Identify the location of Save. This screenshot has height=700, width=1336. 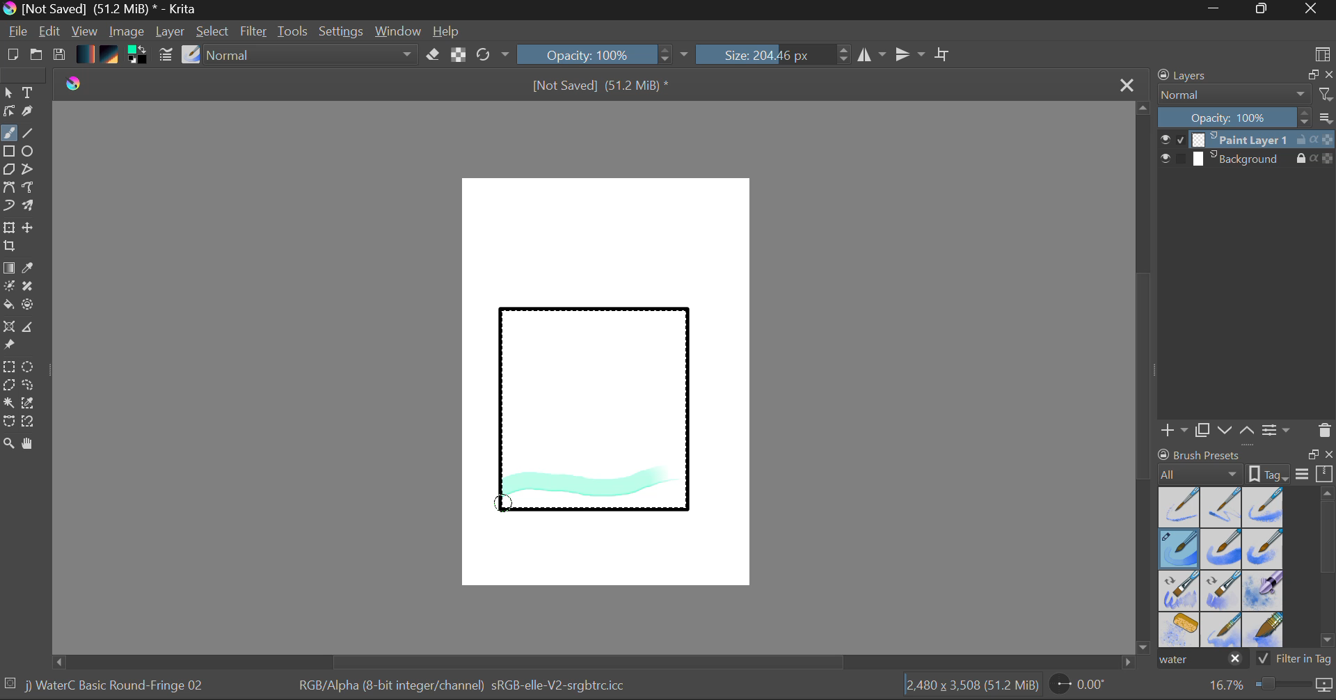
(58, 56).